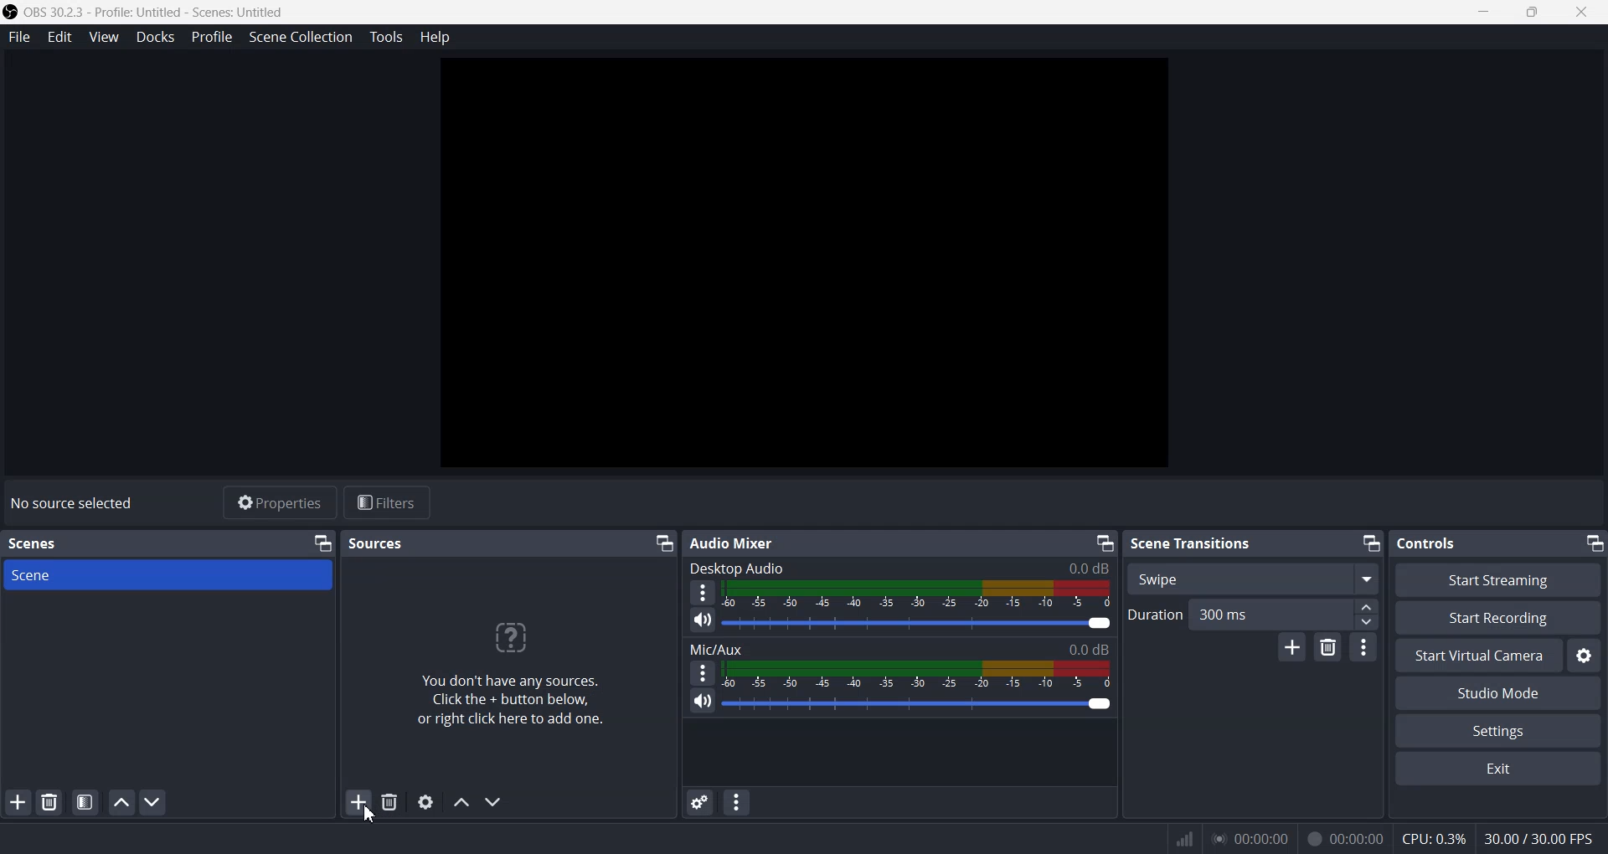 The height and width of the screenshot is (854, 1608). Describe the element at coordinates (917, 623) in the screenshot. I see `Volume Adjuster` at that location.